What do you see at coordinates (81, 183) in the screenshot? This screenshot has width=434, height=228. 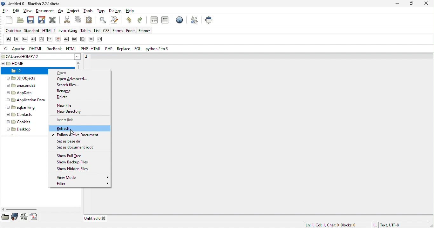 I see `filter` at bounding box center [81, 183].